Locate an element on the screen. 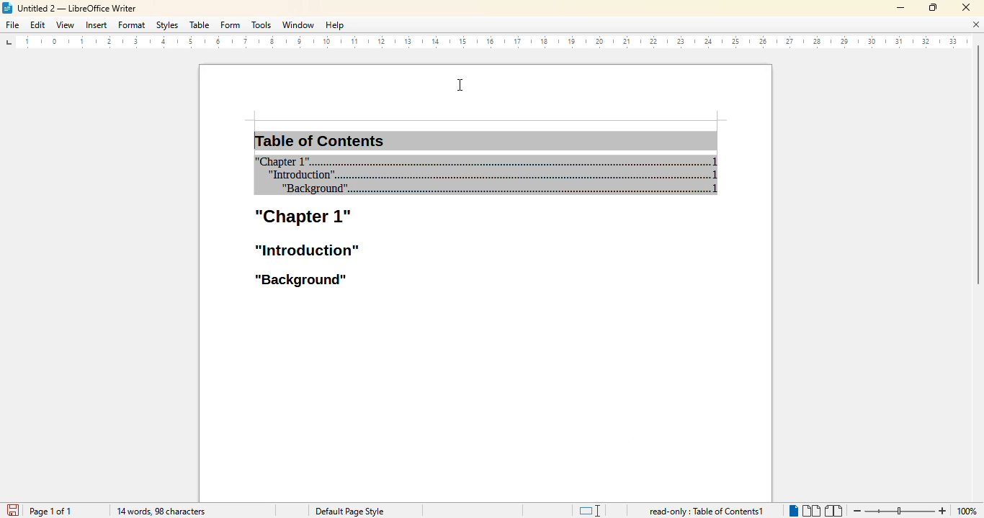  file is located at coordinates (12, 24).